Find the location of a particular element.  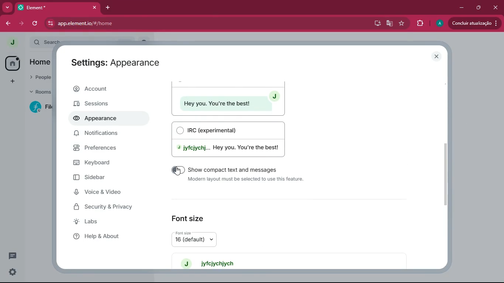

Element* is located at coordinates (51, 8).